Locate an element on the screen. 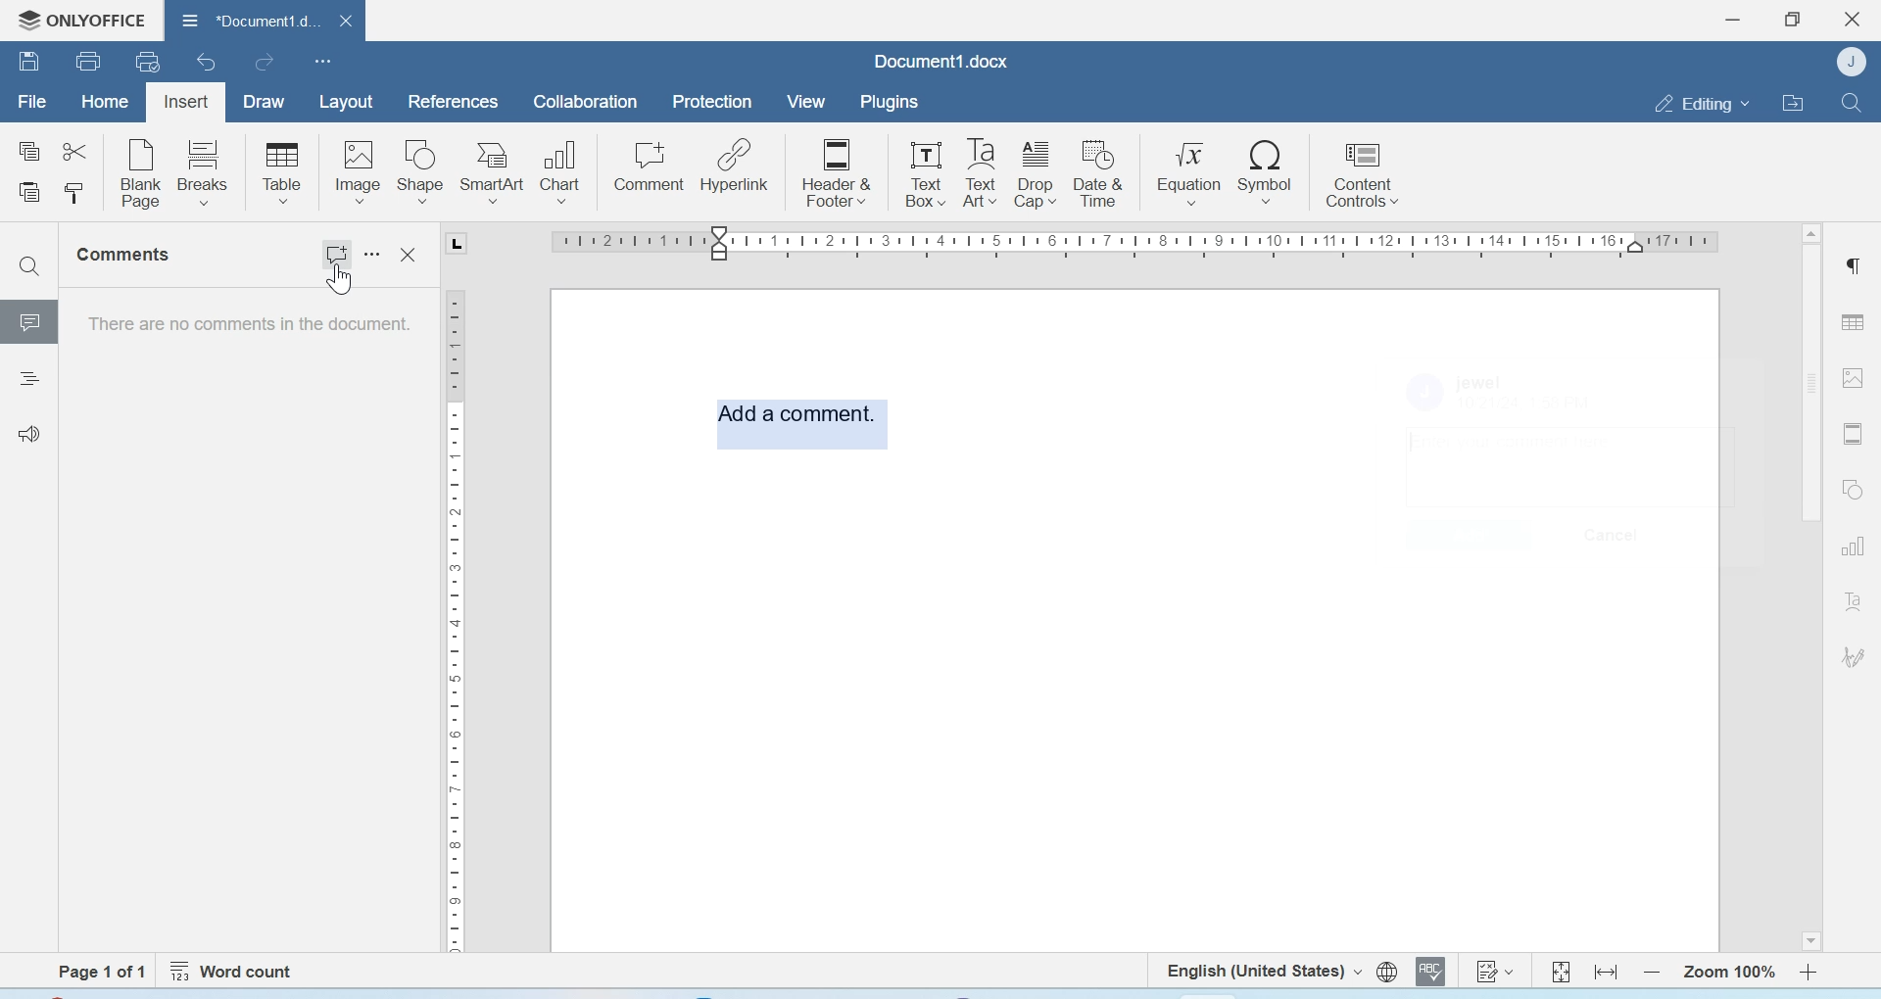  Shape is located at coordinates (421, 172).